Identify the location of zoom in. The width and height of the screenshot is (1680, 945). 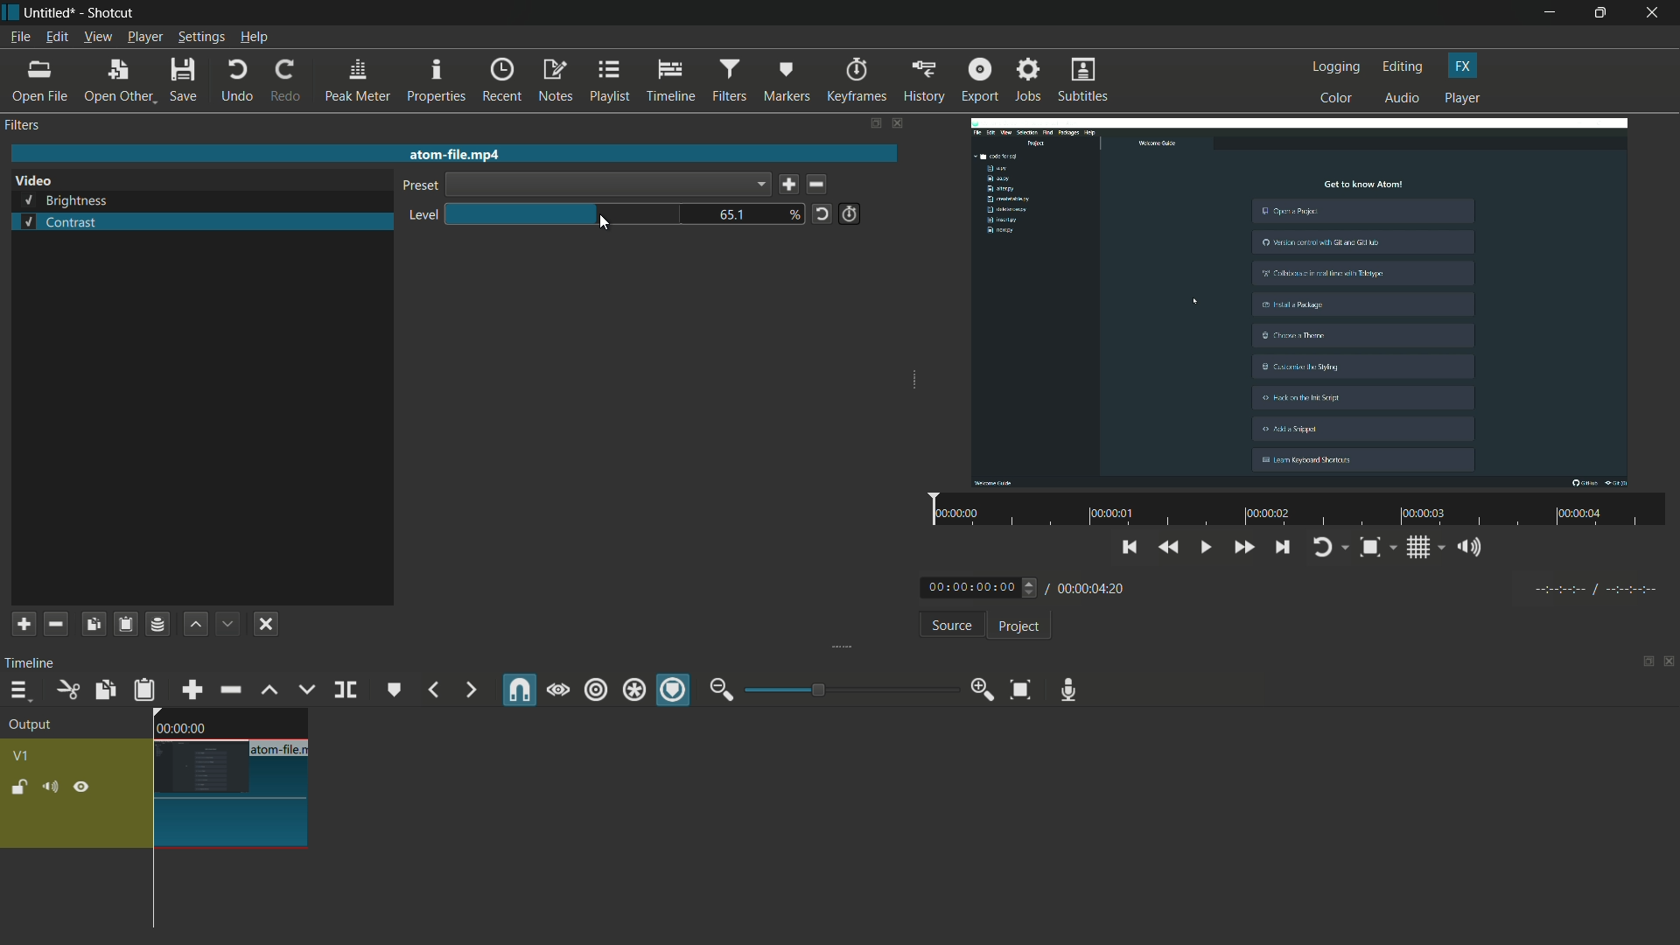
(978, 690).